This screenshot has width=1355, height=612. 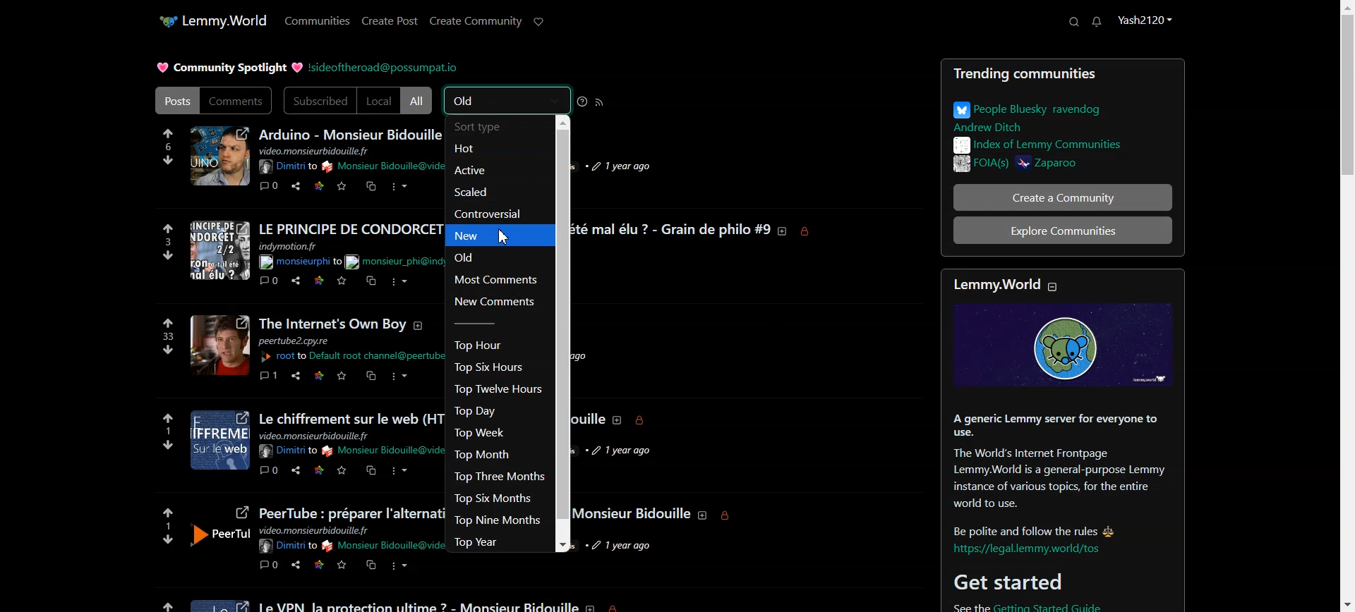 What do you see at coordinates (595, 606) in the screenshot?
I see `about` at bounding box center [595, 606].